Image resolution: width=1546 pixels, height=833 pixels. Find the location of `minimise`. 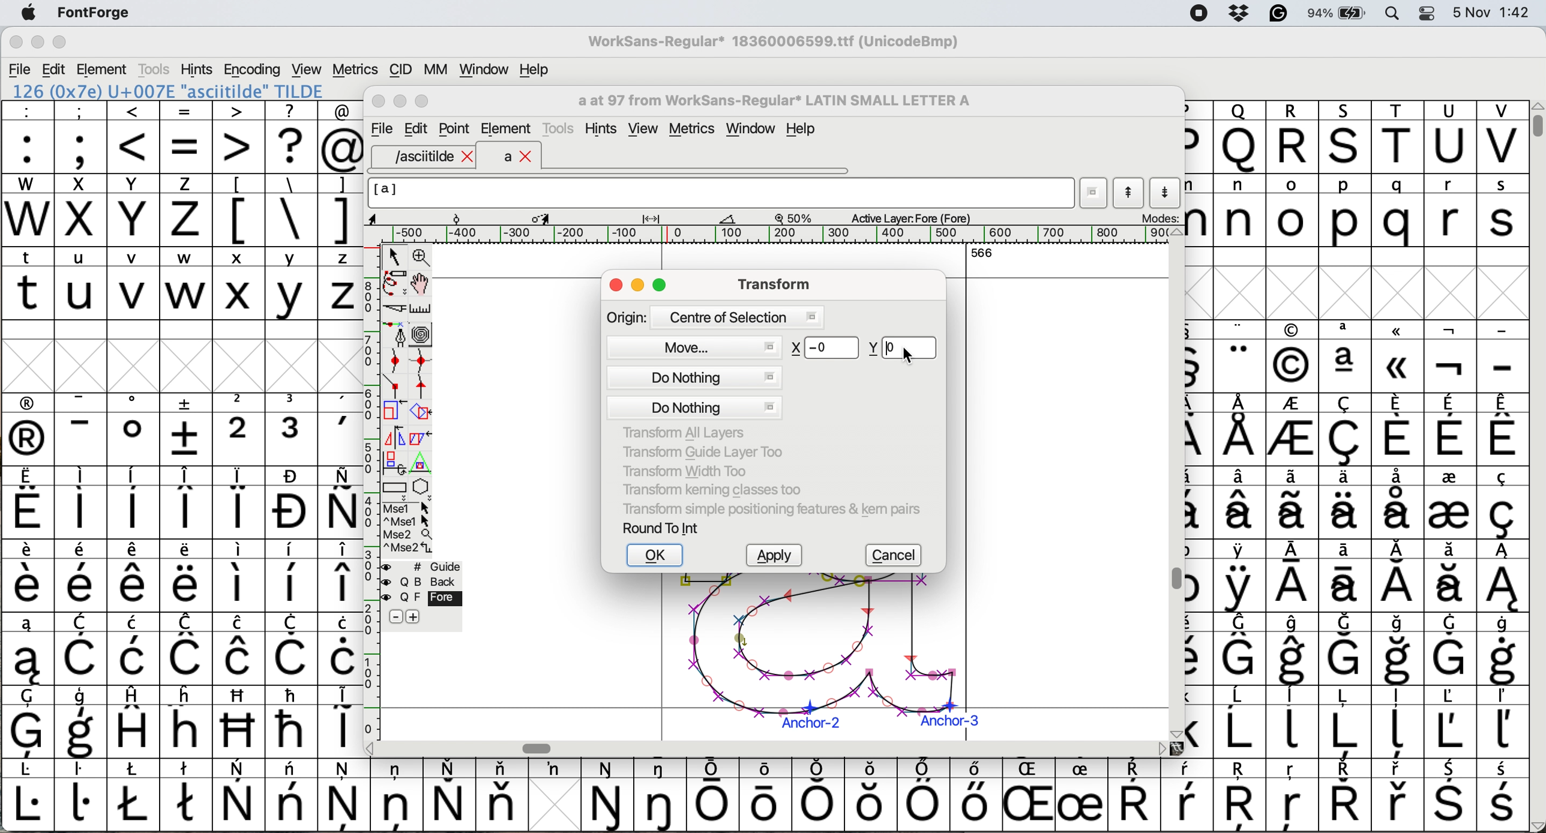

minimise is located at coordinates (36, 43).